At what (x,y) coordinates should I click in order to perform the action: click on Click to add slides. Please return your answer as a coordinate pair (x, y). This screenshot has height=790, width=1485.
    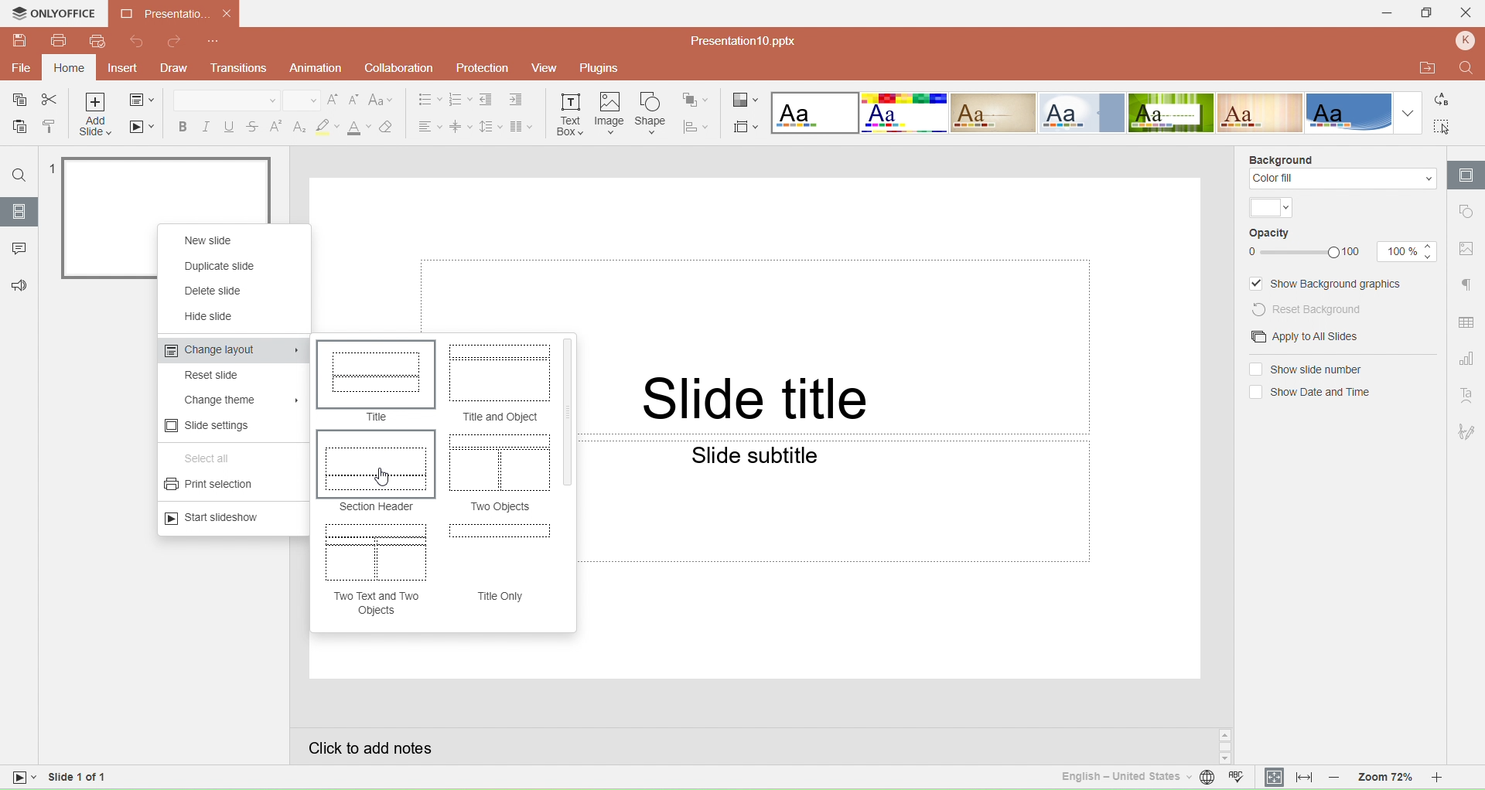
    Looking at the image, I should click on (749, 745).